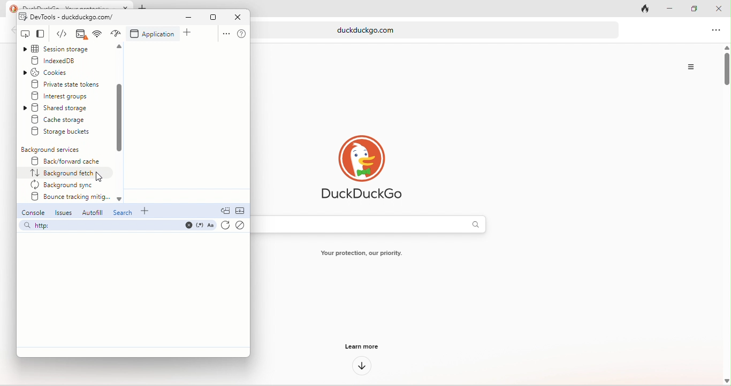 The height and width of the screenshot is (386, 731). I want to click on back/forward cache, so click(63, 161).